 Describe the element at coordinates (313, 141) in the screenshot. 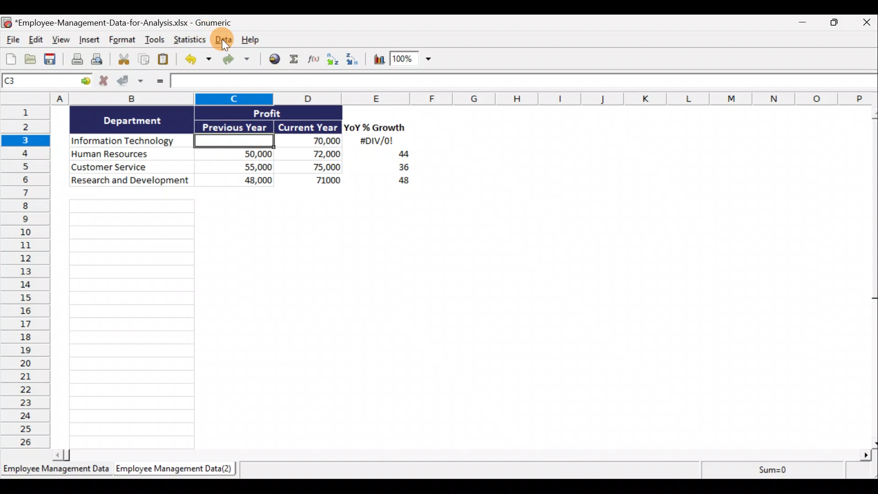

I see `70,000` at that location.